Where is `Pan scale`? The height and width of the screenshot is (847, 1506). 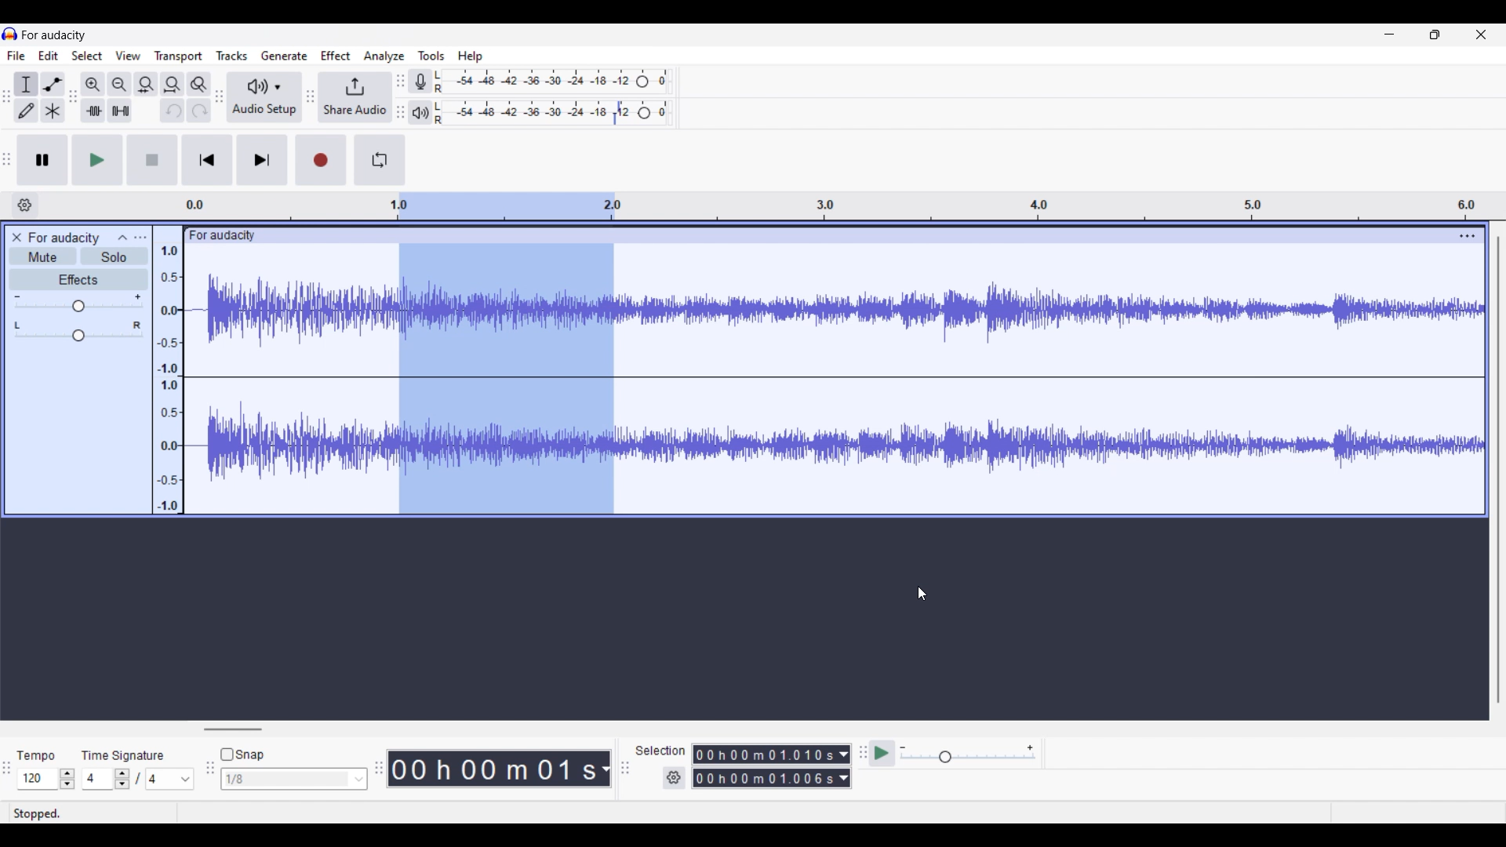
Pan scale is located at coordinates (78, 331).